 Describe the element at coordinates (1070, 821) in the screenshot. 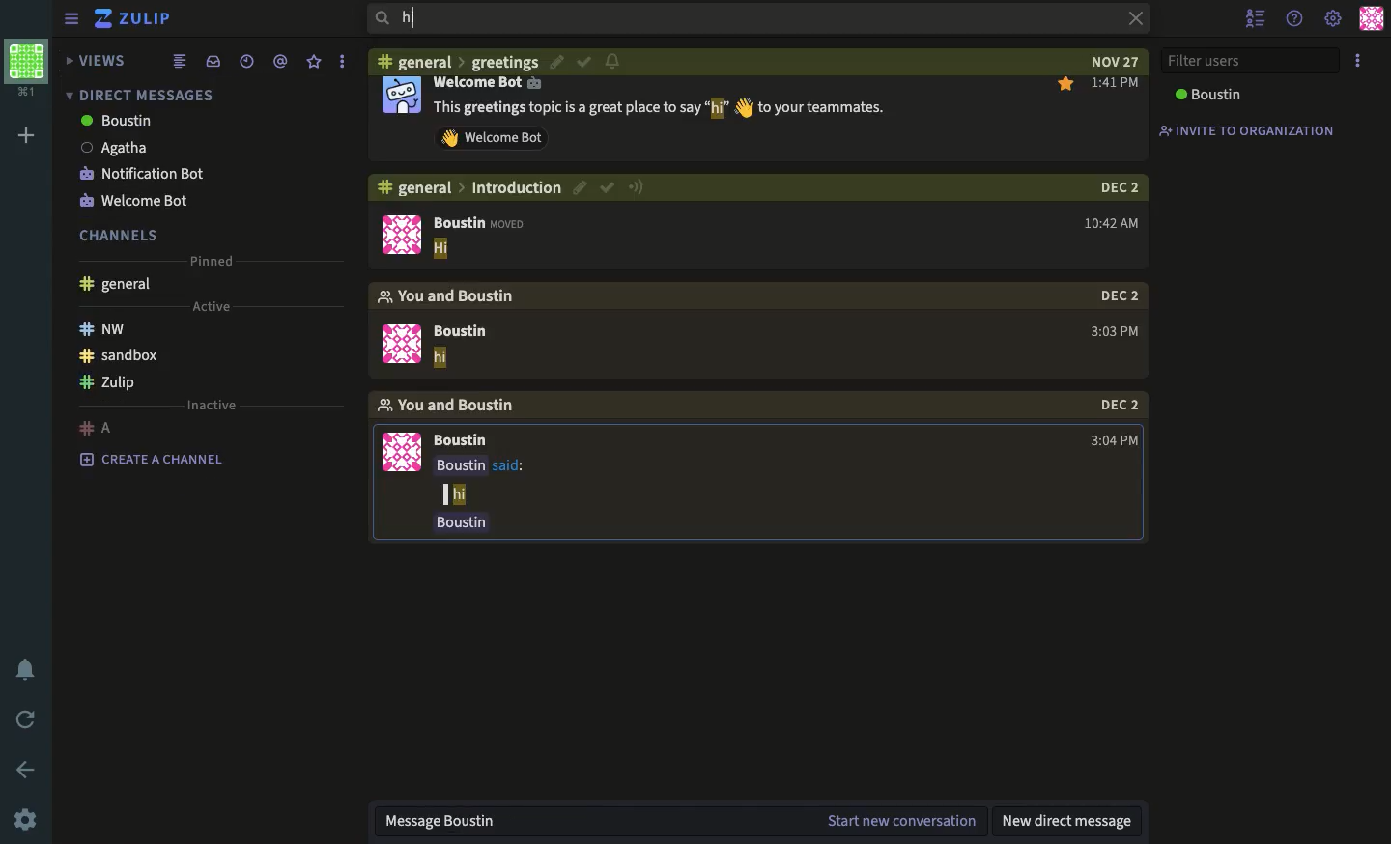

I see `new direct message` at that location.